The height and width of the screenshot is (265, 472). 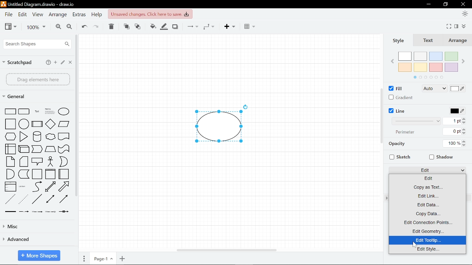 I want to click on Gradiant, so click(x=401, y=97).